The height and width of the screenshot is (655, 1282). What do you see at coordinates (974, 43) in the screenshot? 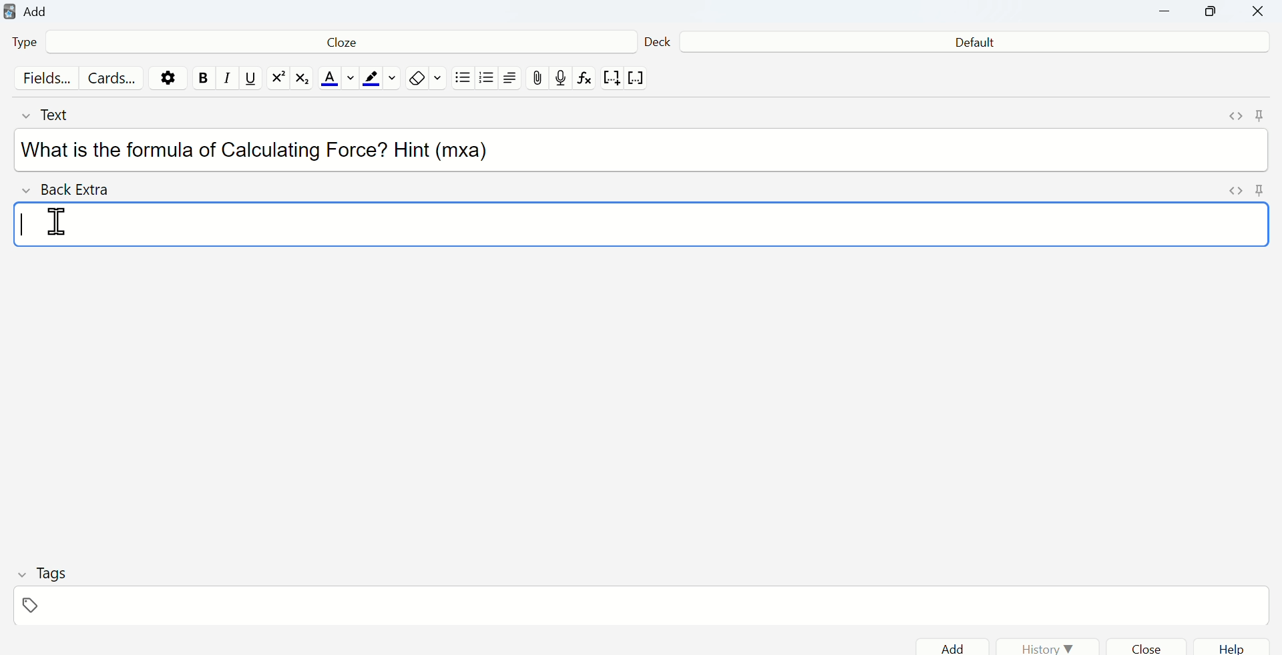
I see `Default` at bounding box center [974, 43].